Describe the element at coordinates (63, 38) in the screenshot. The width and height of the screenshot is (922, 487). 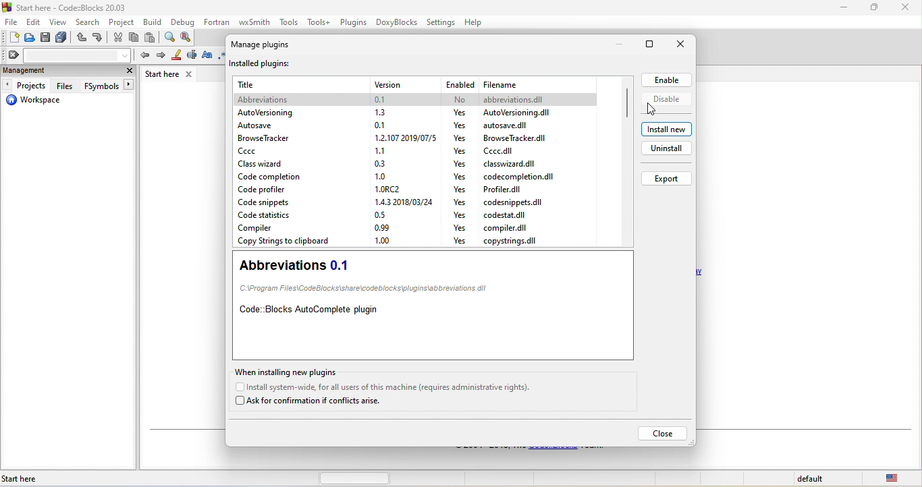
I see `save everything` at that location.